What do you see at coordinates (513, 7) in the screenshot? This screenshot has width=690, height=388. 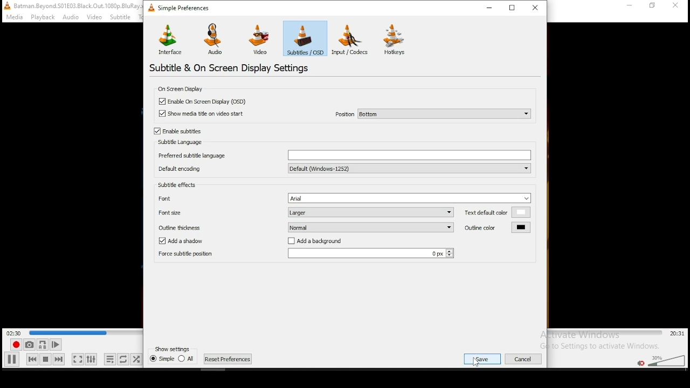 I see `restore` at bounding box center [513, 7].